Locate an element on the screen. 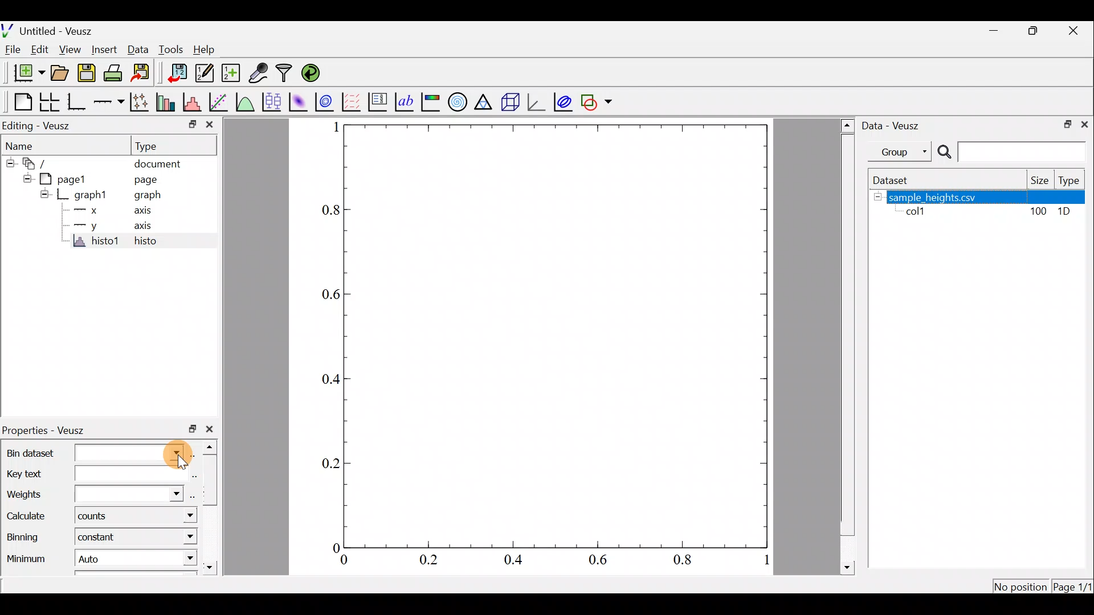  Type is located at coordinates (155, 145).